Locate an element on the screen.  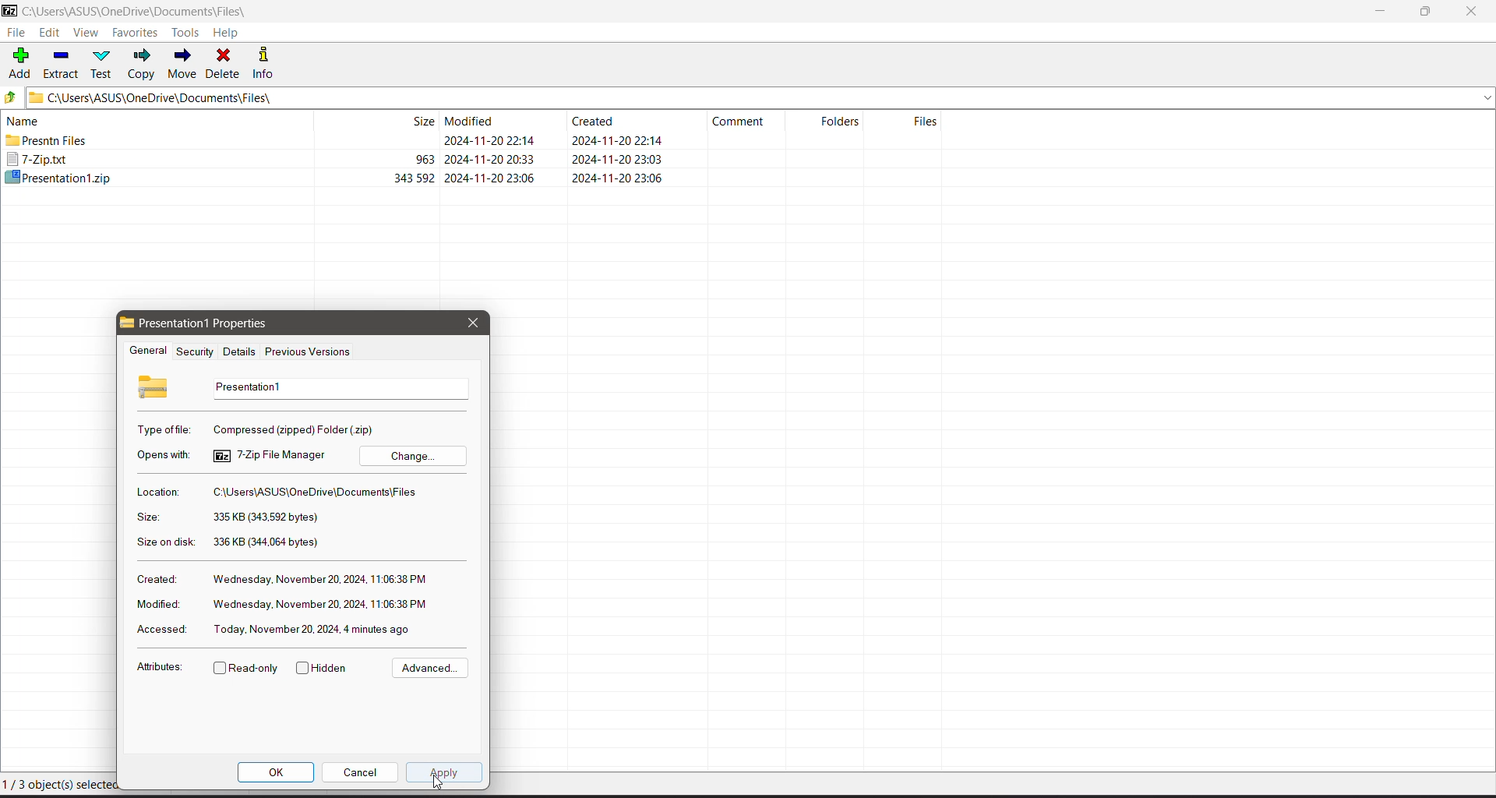
Restore Down is located at coordinates (1427, 12).